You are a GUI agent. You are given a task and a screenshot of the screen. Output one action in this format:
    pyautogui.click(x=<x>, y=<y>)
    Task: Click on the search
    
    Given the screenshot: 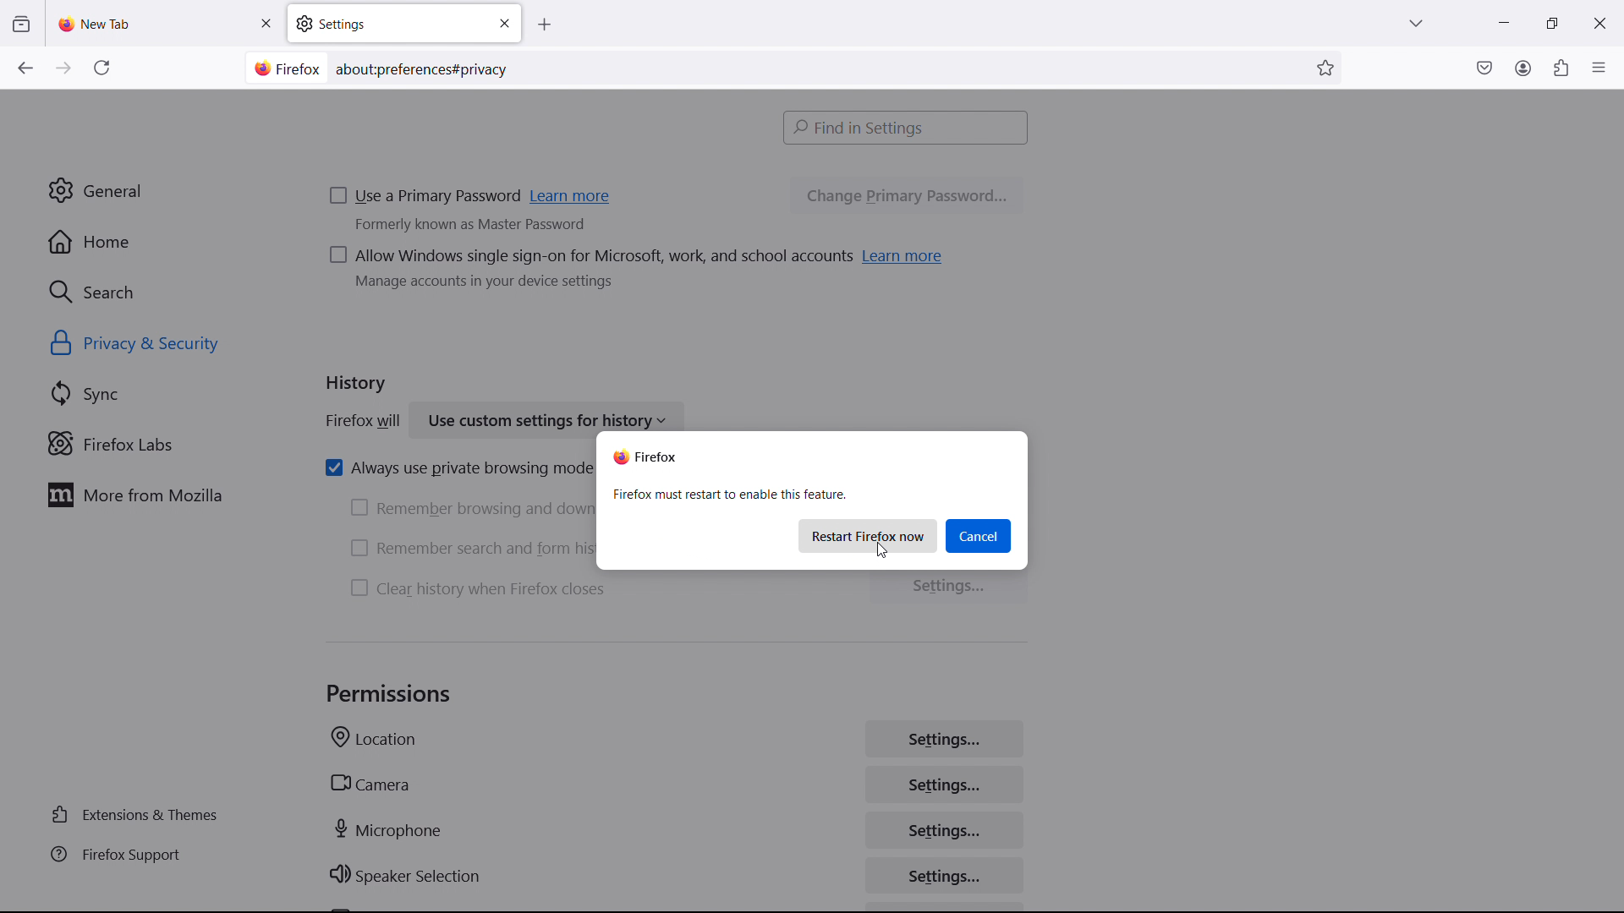 What is the action you would take?
    pyautogui.click(x=162, y=291)
    